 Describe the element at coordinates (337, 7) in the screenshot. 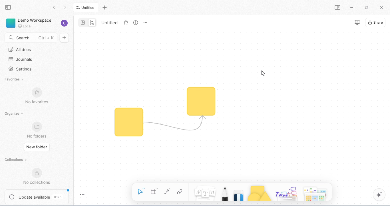

I see `open/ close side bar` at that location.